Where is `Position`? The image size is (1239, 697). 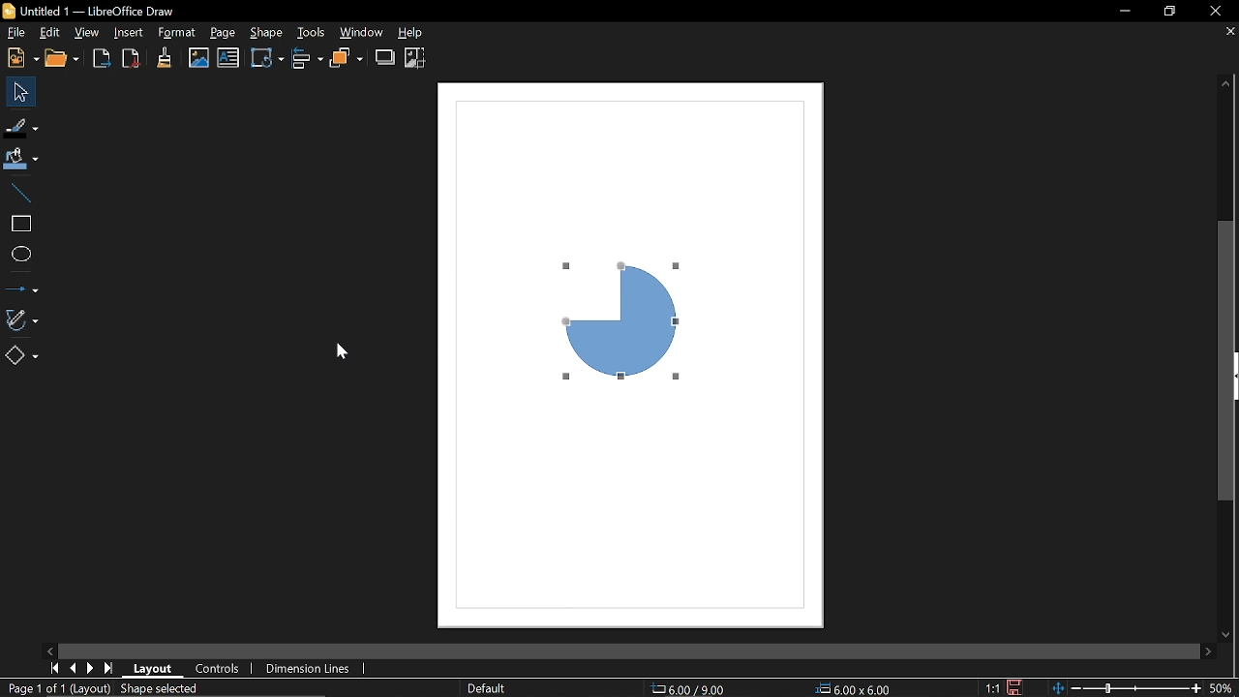 Position is located at coordinates (689, 689).